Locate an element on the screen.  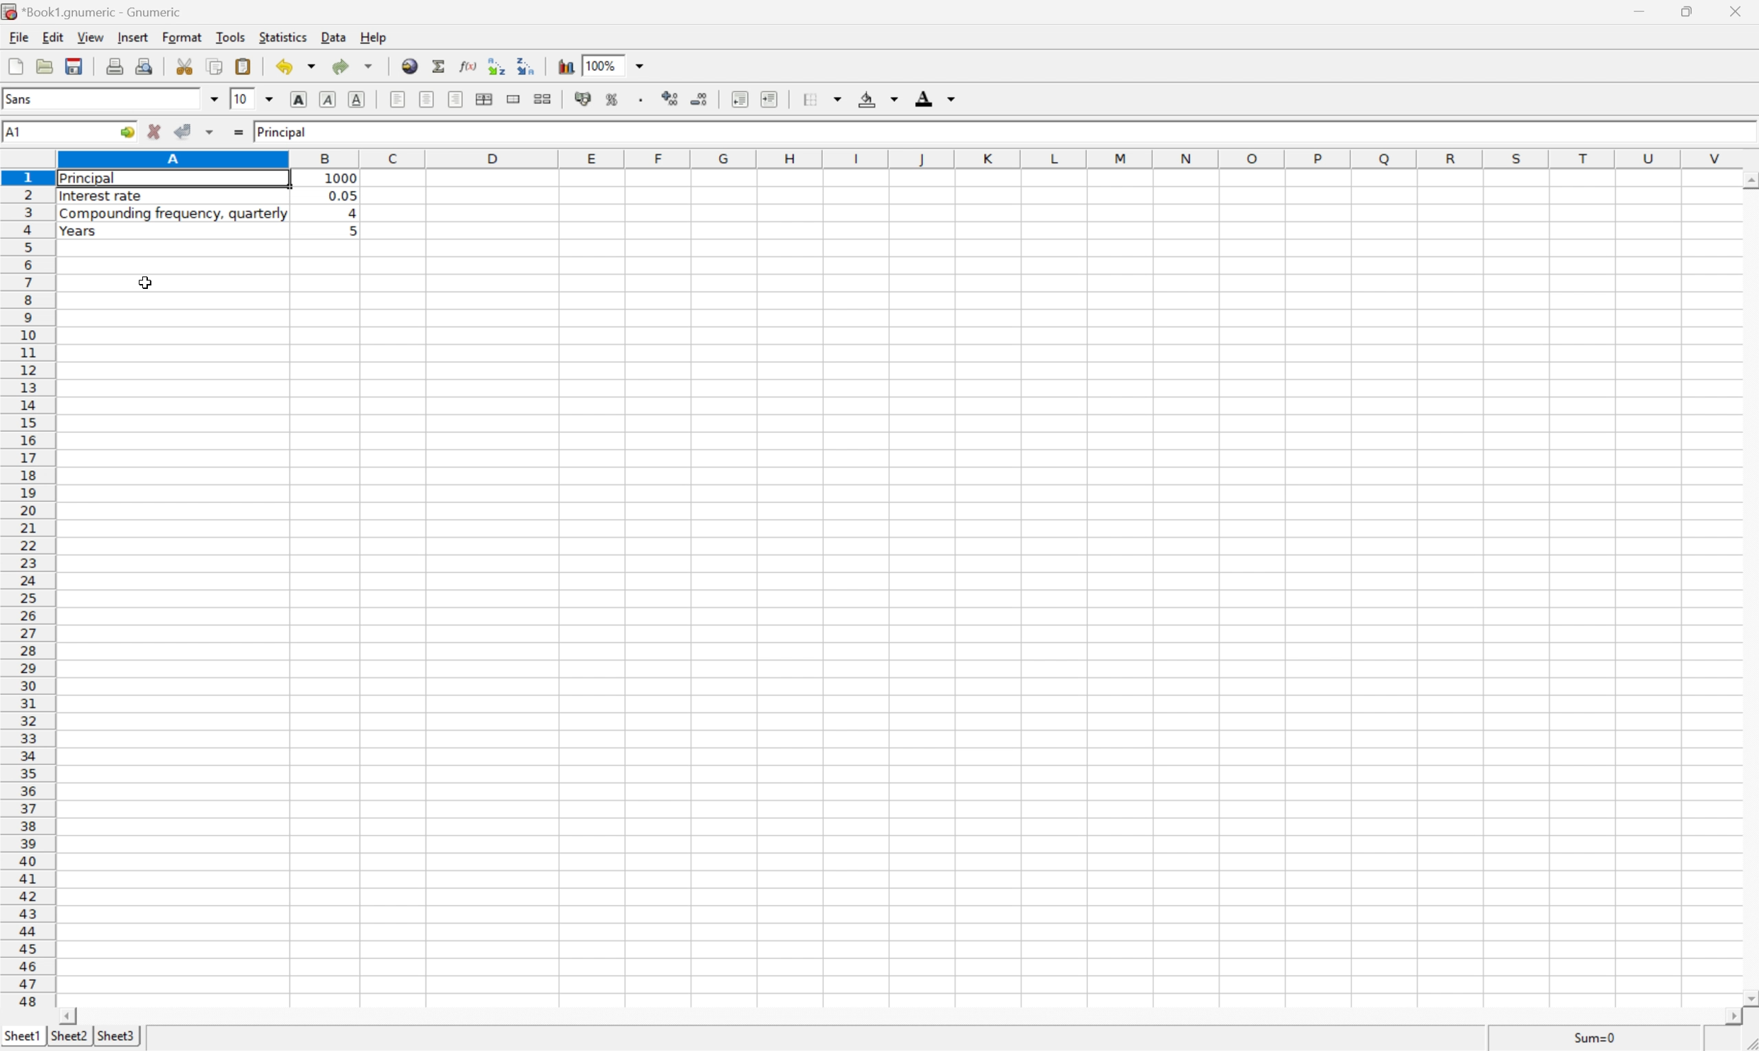
help is located at coordinates (372, 35).